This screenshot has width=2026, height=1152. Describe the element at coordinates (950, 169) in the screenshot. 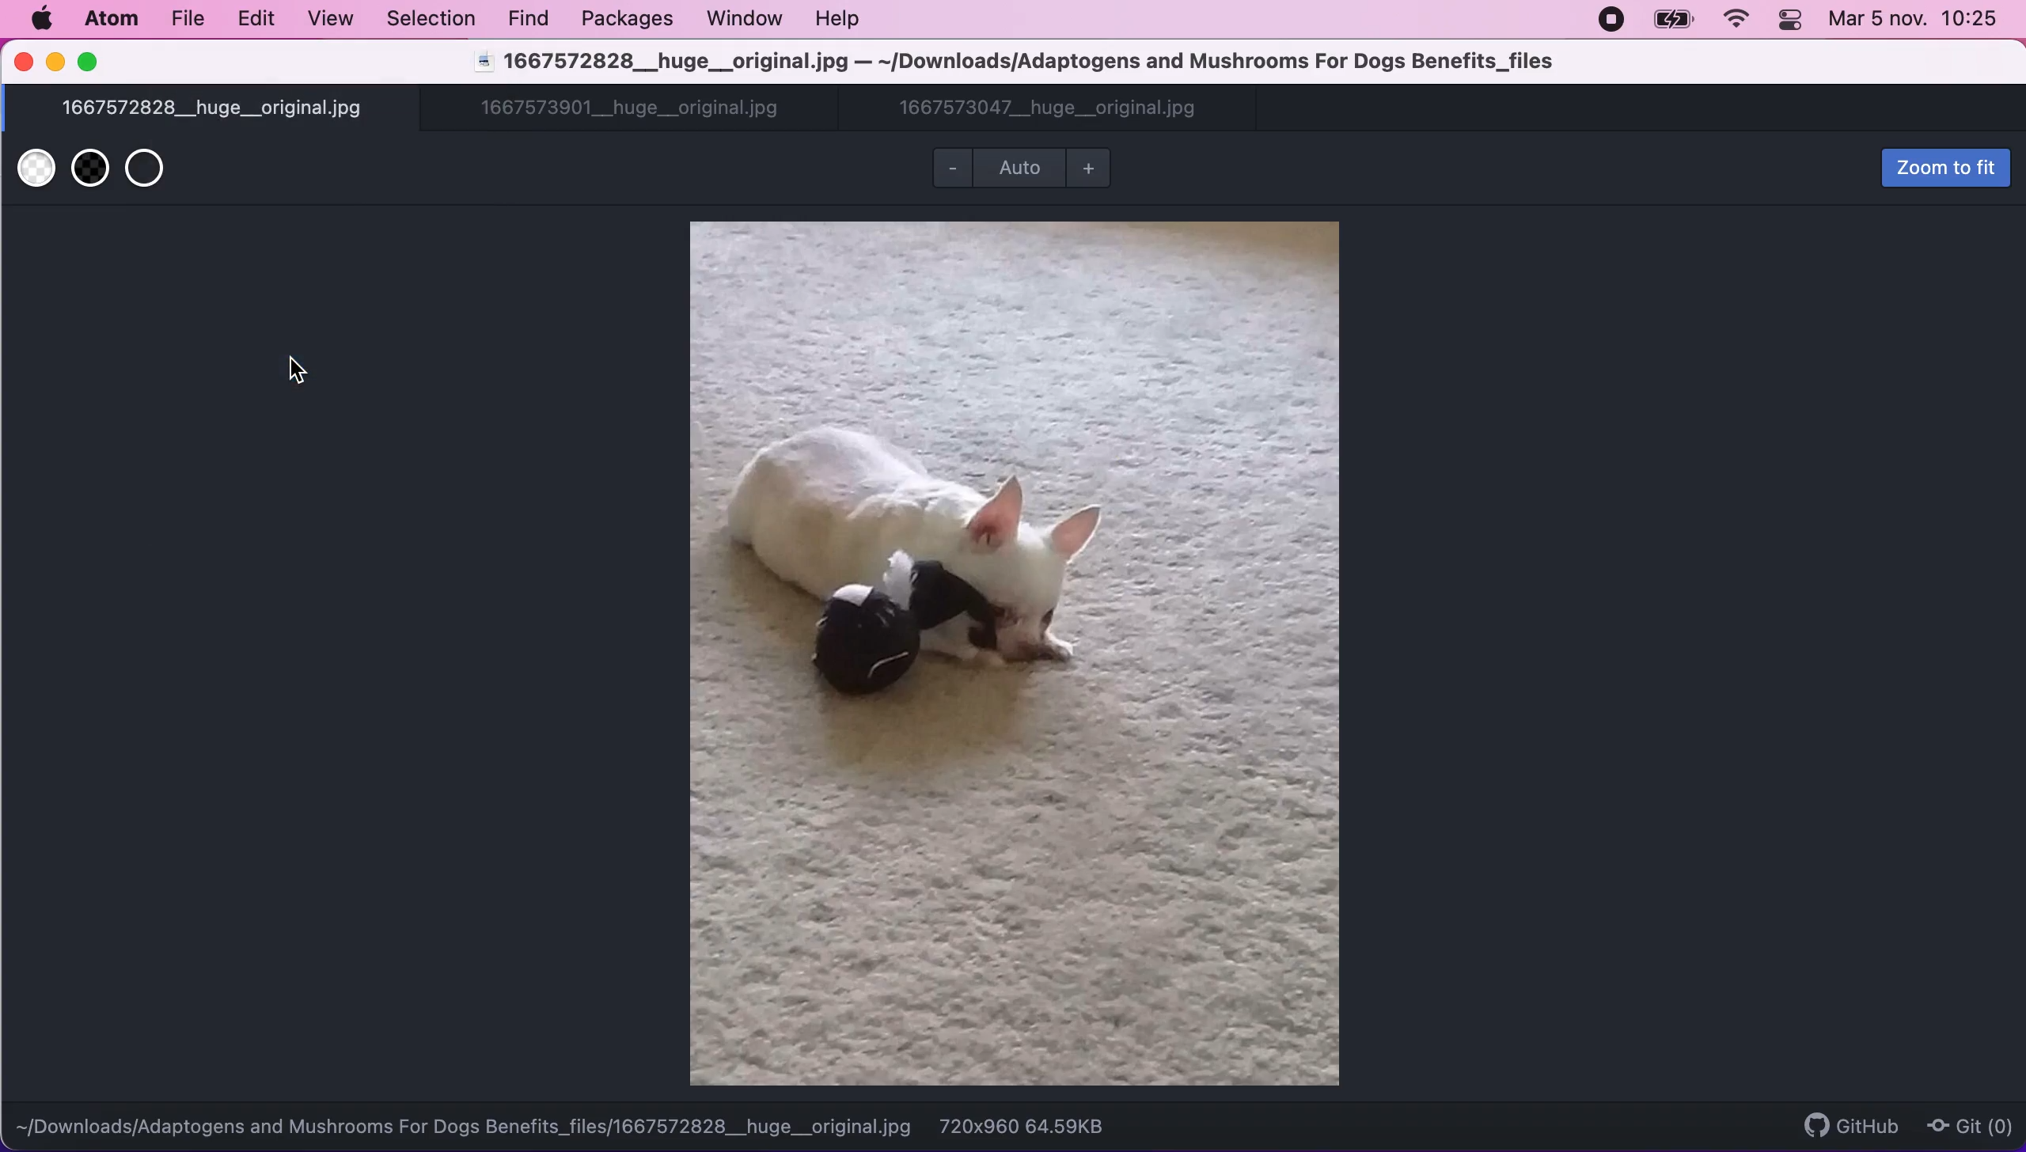

I see `zoom out` at that location.